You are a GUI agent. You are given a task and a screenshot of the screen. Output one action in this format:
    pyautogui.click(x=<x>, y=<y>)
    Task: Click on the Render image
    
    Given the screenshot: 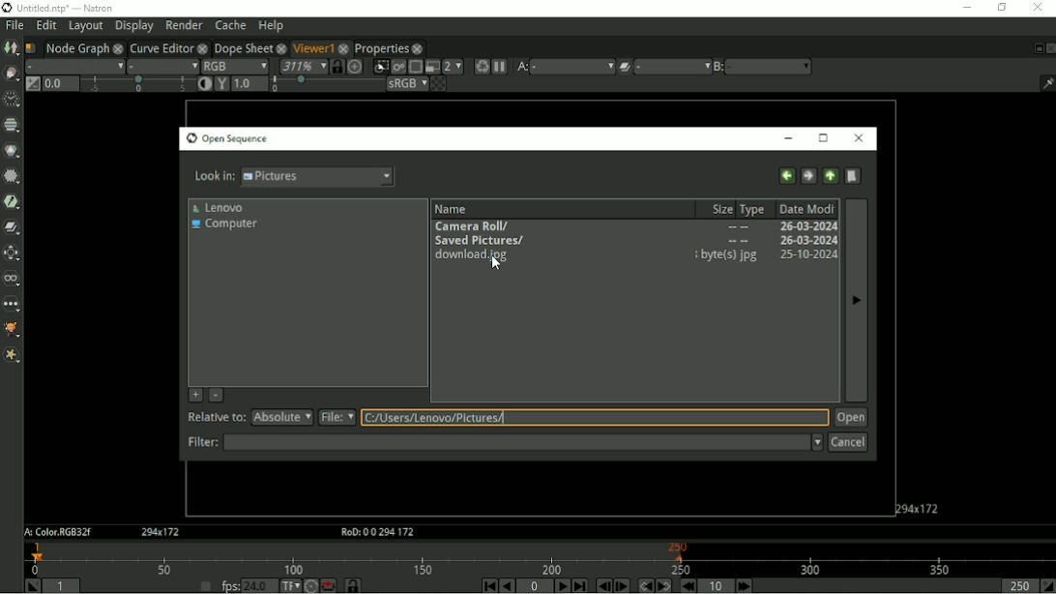 What is the action you would take?
    pyautogui.click(x=397, y=67)
    